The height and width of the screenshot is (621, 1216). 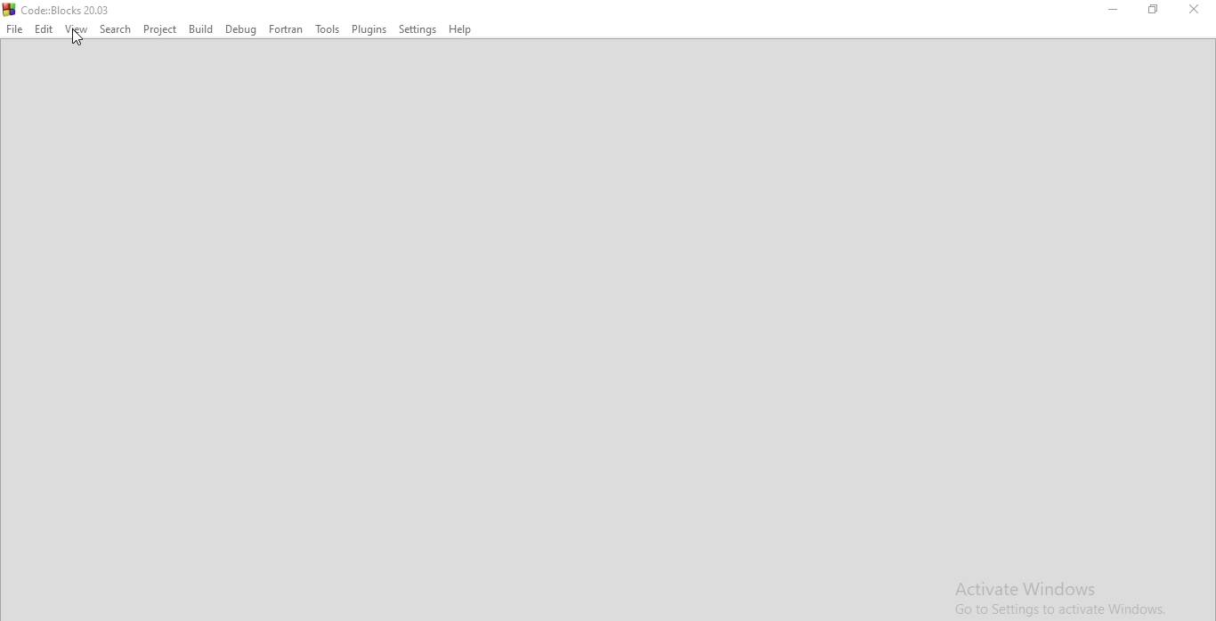 What do you see at coordinates (159, 28) in the screenshot?
I see `Project ` at bounding box center [159, 28].